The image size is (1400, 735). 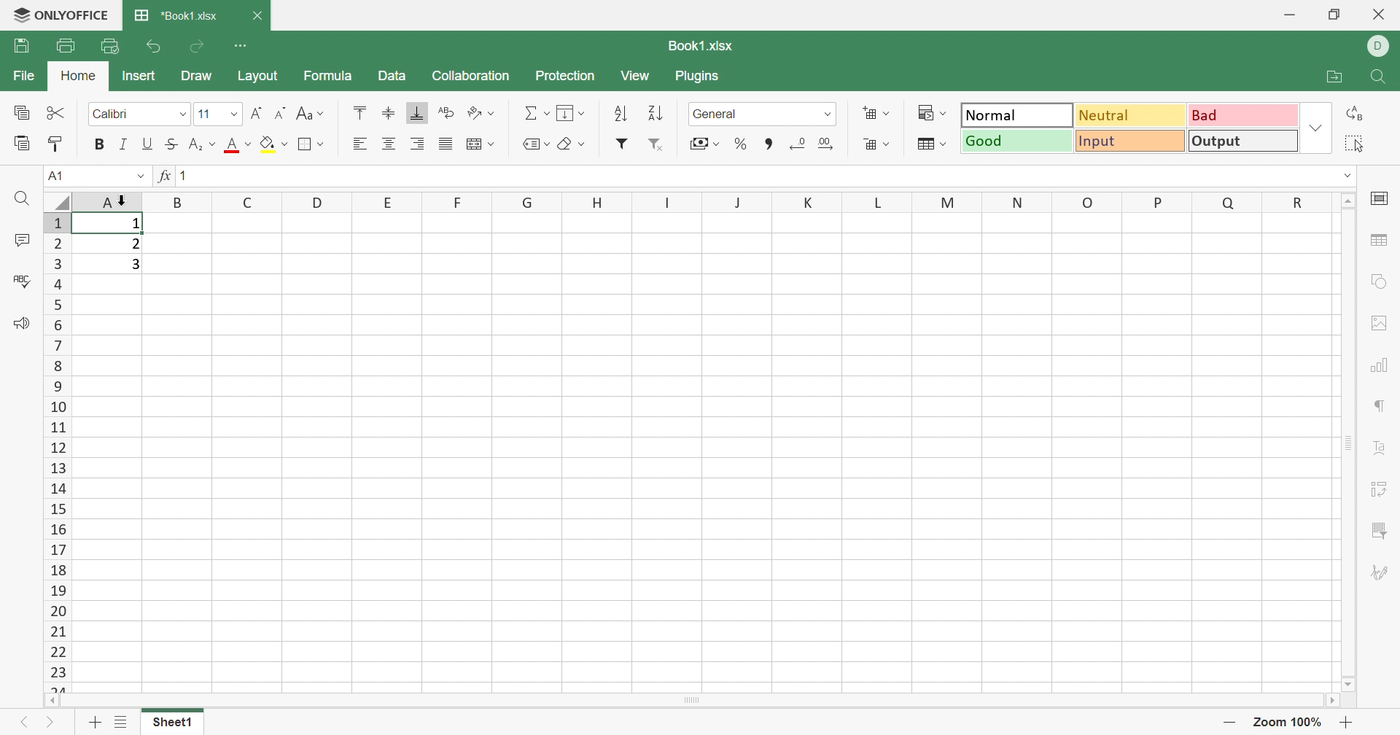 What do you see at coordinates (176, 14) in the screenshot?
I see `*Book1.xlsx` at bounding box center [176, 14].